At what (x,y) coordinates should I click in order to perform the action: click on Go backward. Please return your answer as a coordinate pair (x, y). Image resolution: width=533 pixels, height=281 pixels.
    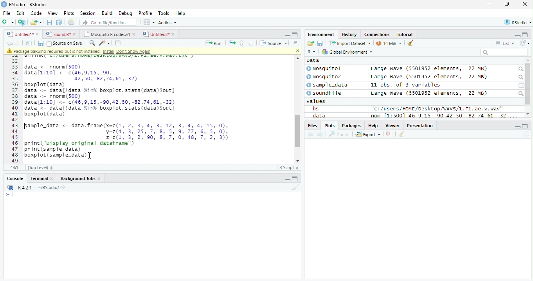
    Looking at the image, I should click on (311, 135).